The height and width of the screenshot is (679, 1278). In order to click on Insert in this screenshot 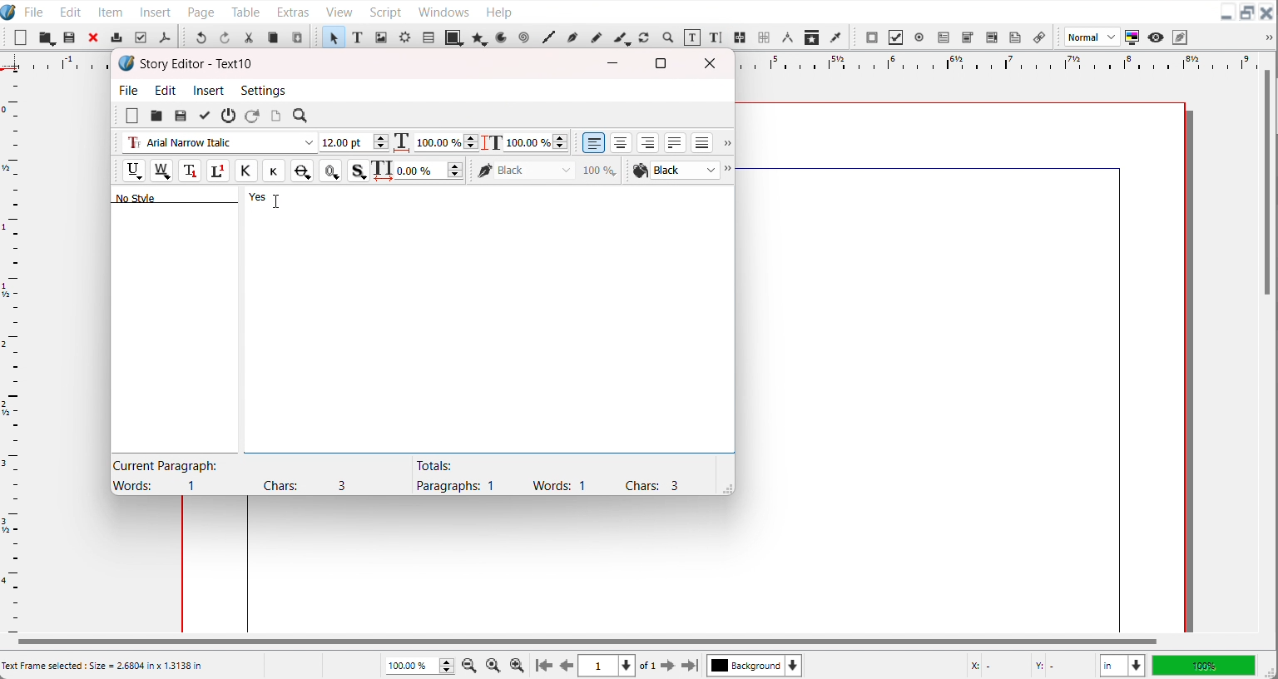, I will do `click(156, 11)`.